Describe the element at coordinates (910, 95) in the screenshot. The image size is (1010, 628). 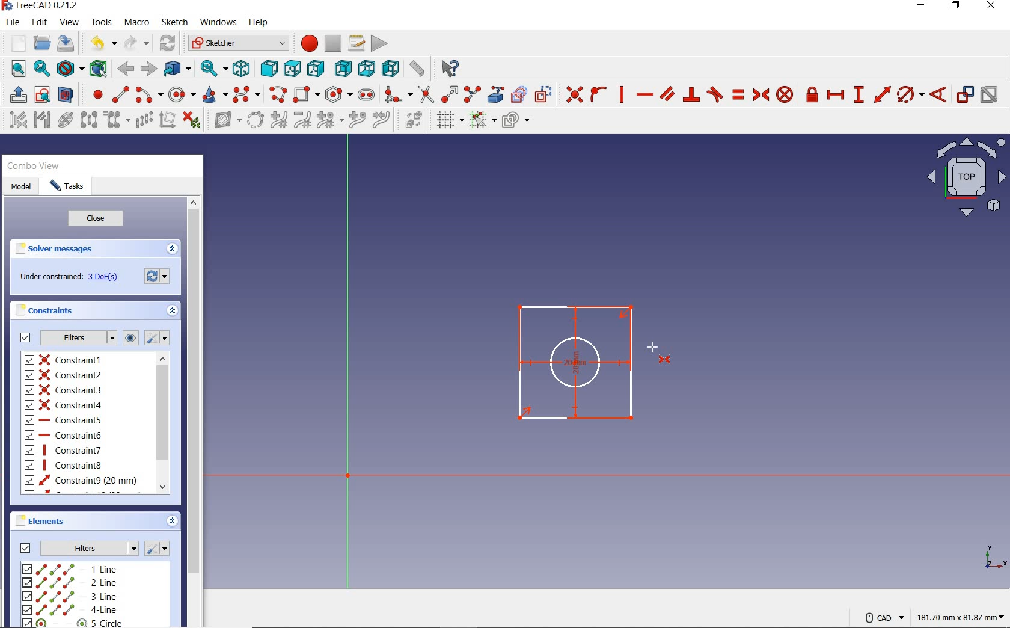
I see `constrain arc or circle` at that location.